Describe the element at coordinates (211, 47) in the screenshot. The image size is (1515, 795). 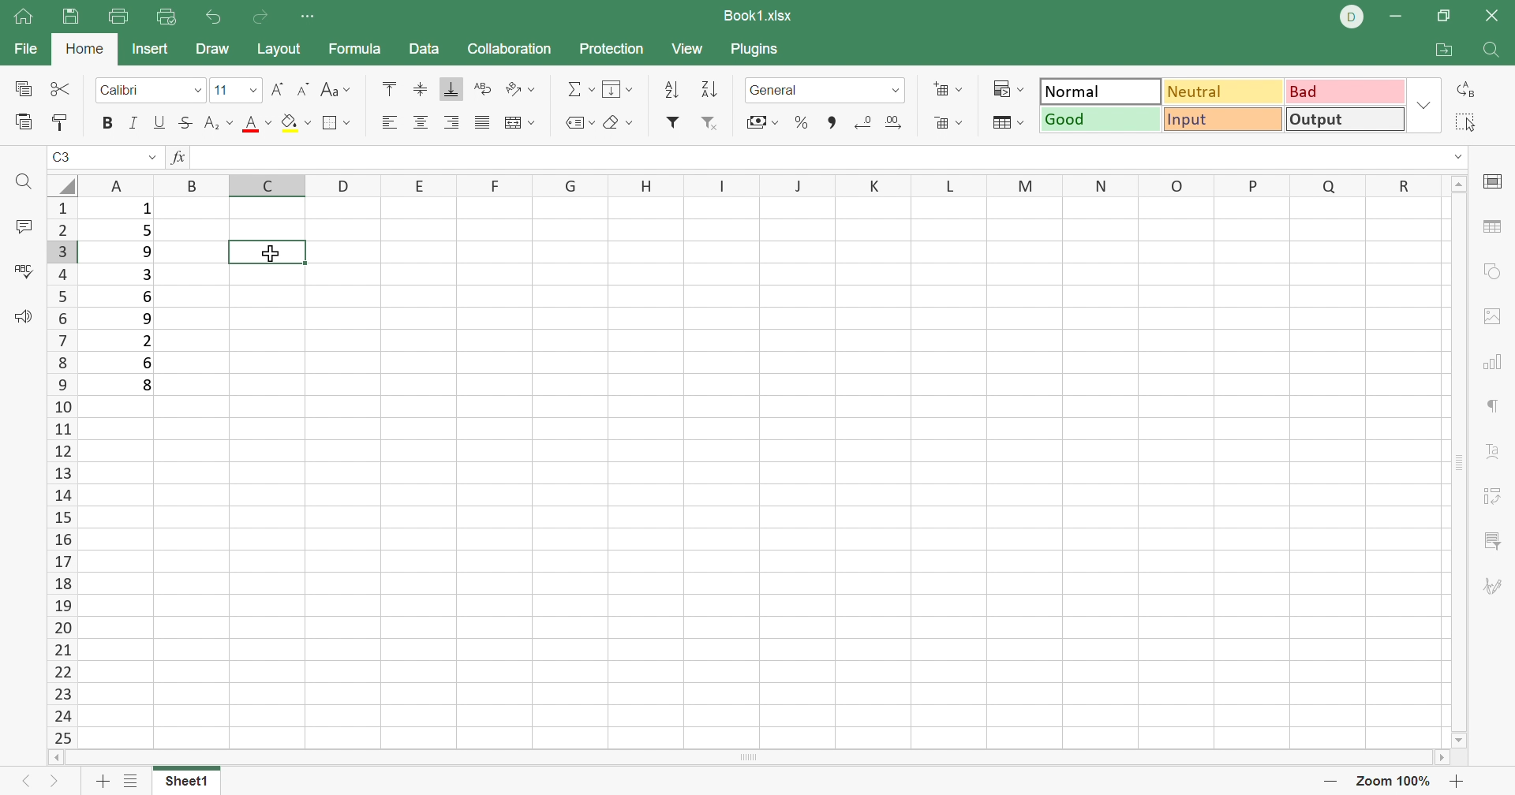
I see `Draw` at that location.